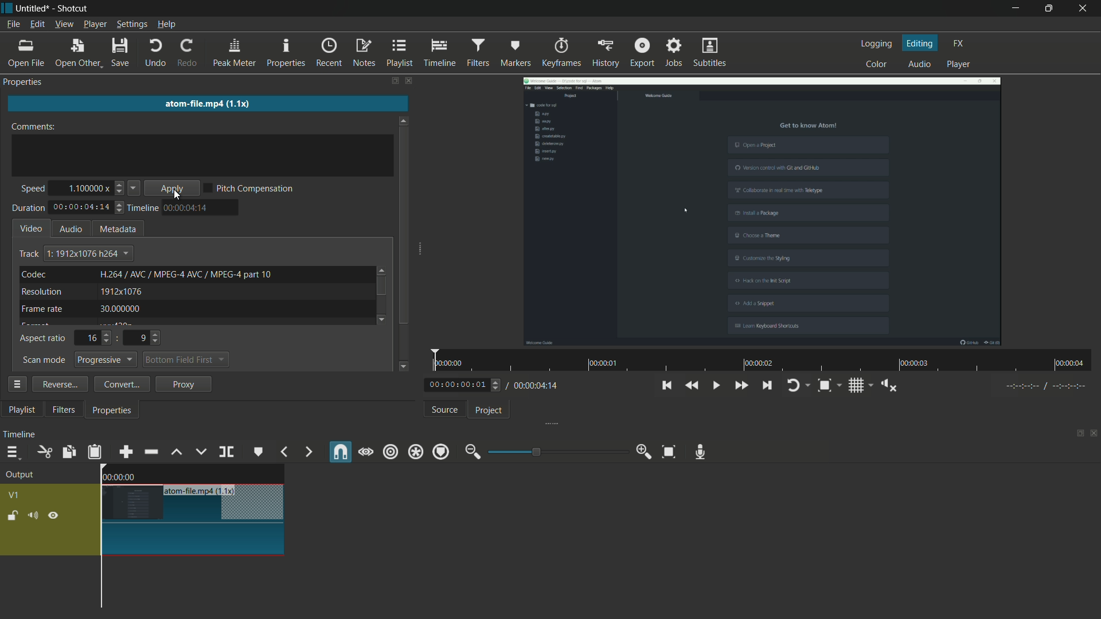 This screenshot has height=619, width=1101. Describe the element at coordinates (365, 453) in the screenshot. I see `scrub while dragging` at that location.